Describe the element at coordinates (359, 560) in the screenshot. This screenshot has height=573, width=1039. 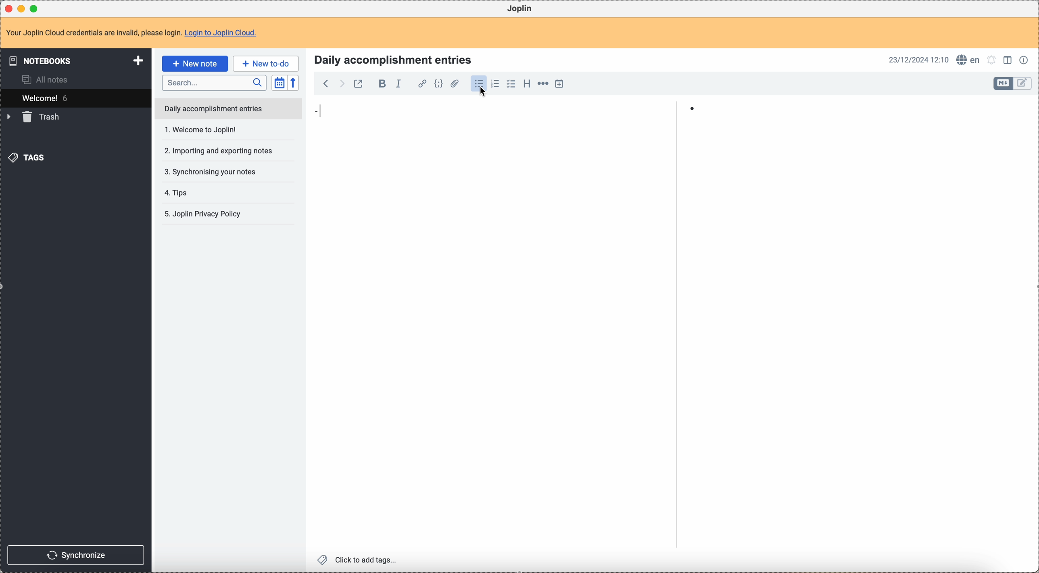
I see `click to add tags` at that location.